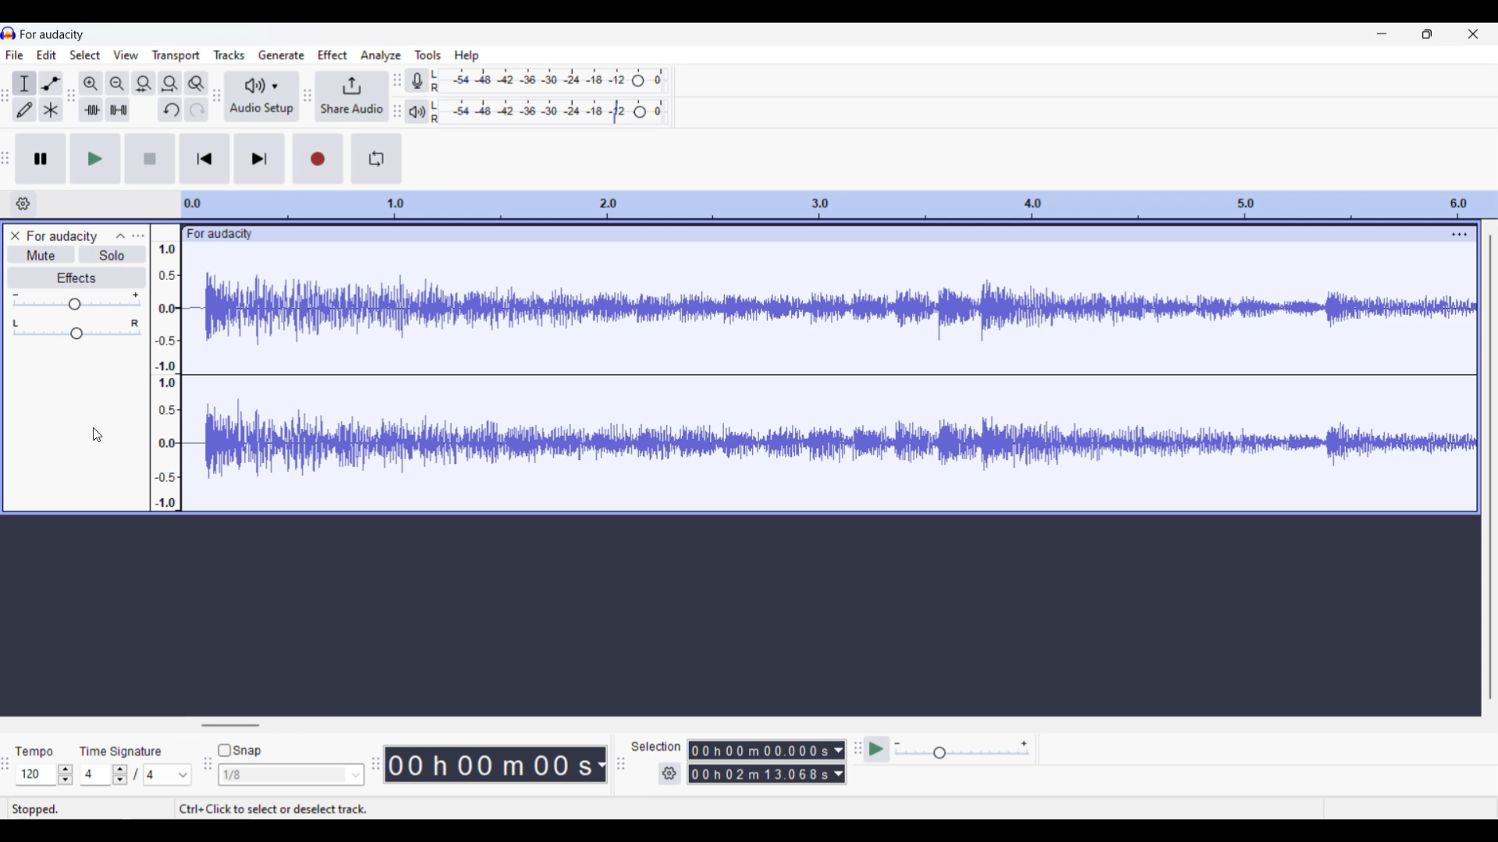 The height and width of the screenshot is (842, 1498). I want to click on Enable looping, so click(377, 158).